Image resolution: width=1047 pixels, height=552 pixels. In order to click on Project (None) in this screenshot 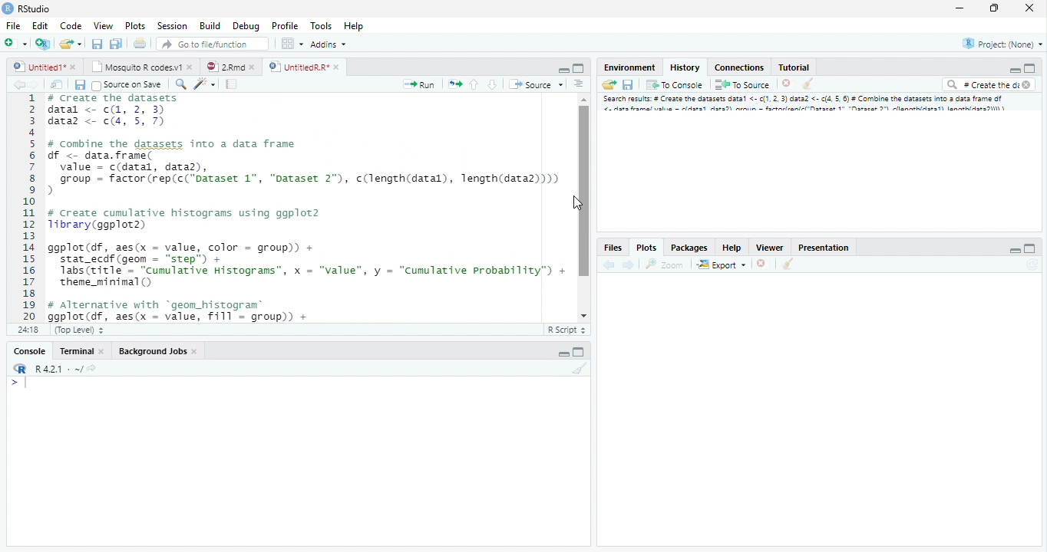, I will do `click(1004, 44)`.